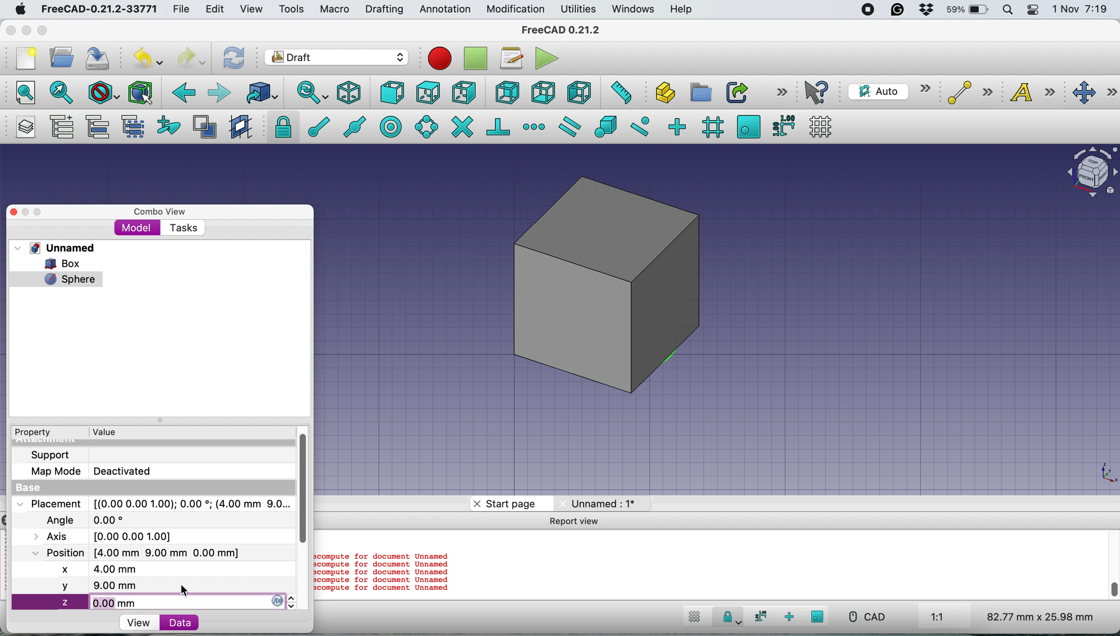  I want to click on add to construction group, so click(170, 126).